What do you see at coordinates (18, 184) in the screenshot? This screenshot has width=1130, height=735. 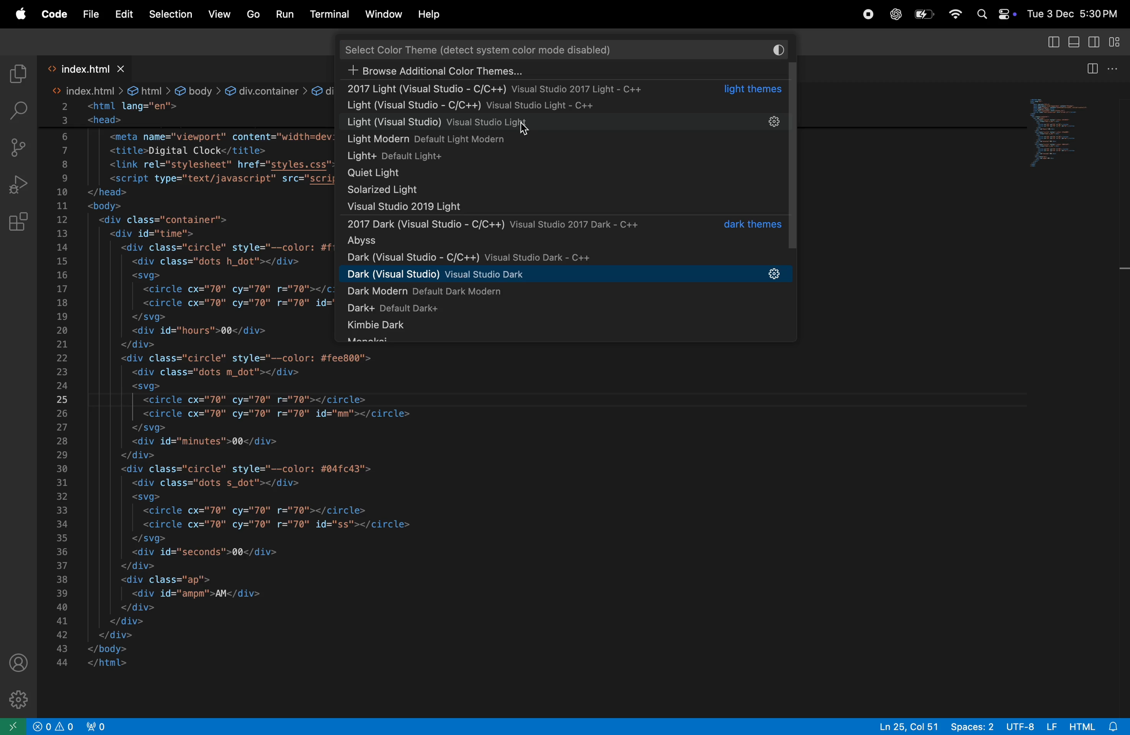 I see `run debug` at bounding box center [18, 184].